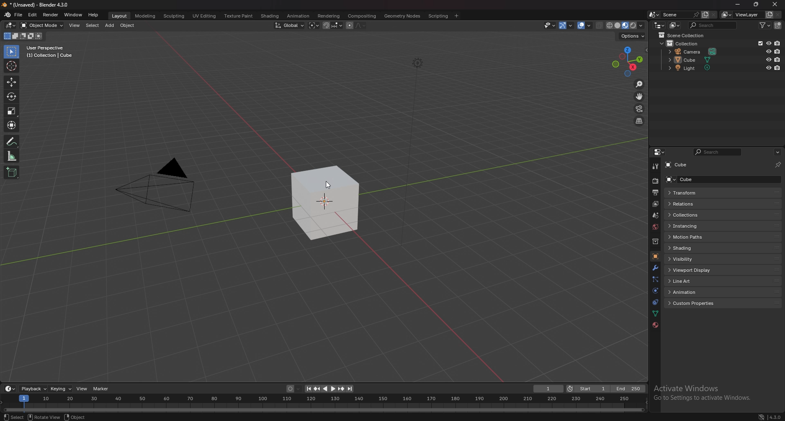  Describe the element at coordinates (628, 62) in the screenshot. I see `preset viewpoint` at that location.